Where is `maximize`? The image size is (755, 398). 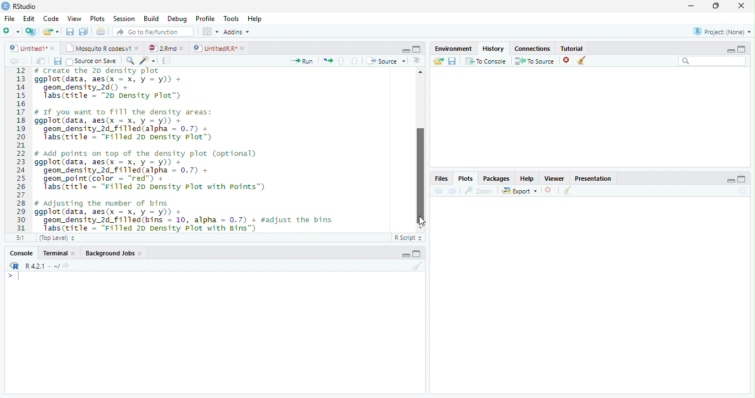
maximize is located at coordinates (417, 49).